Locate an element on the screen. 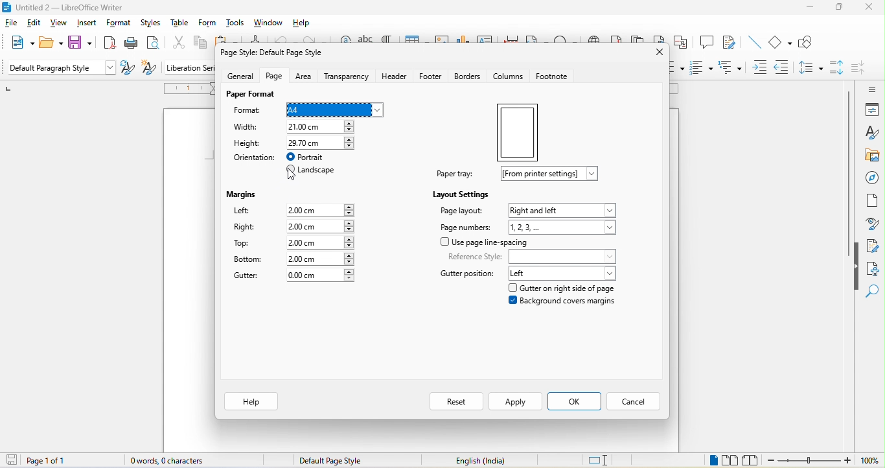 This screenshot has width=885, height=468. accessibility check  is located at coordinates (874, 270).